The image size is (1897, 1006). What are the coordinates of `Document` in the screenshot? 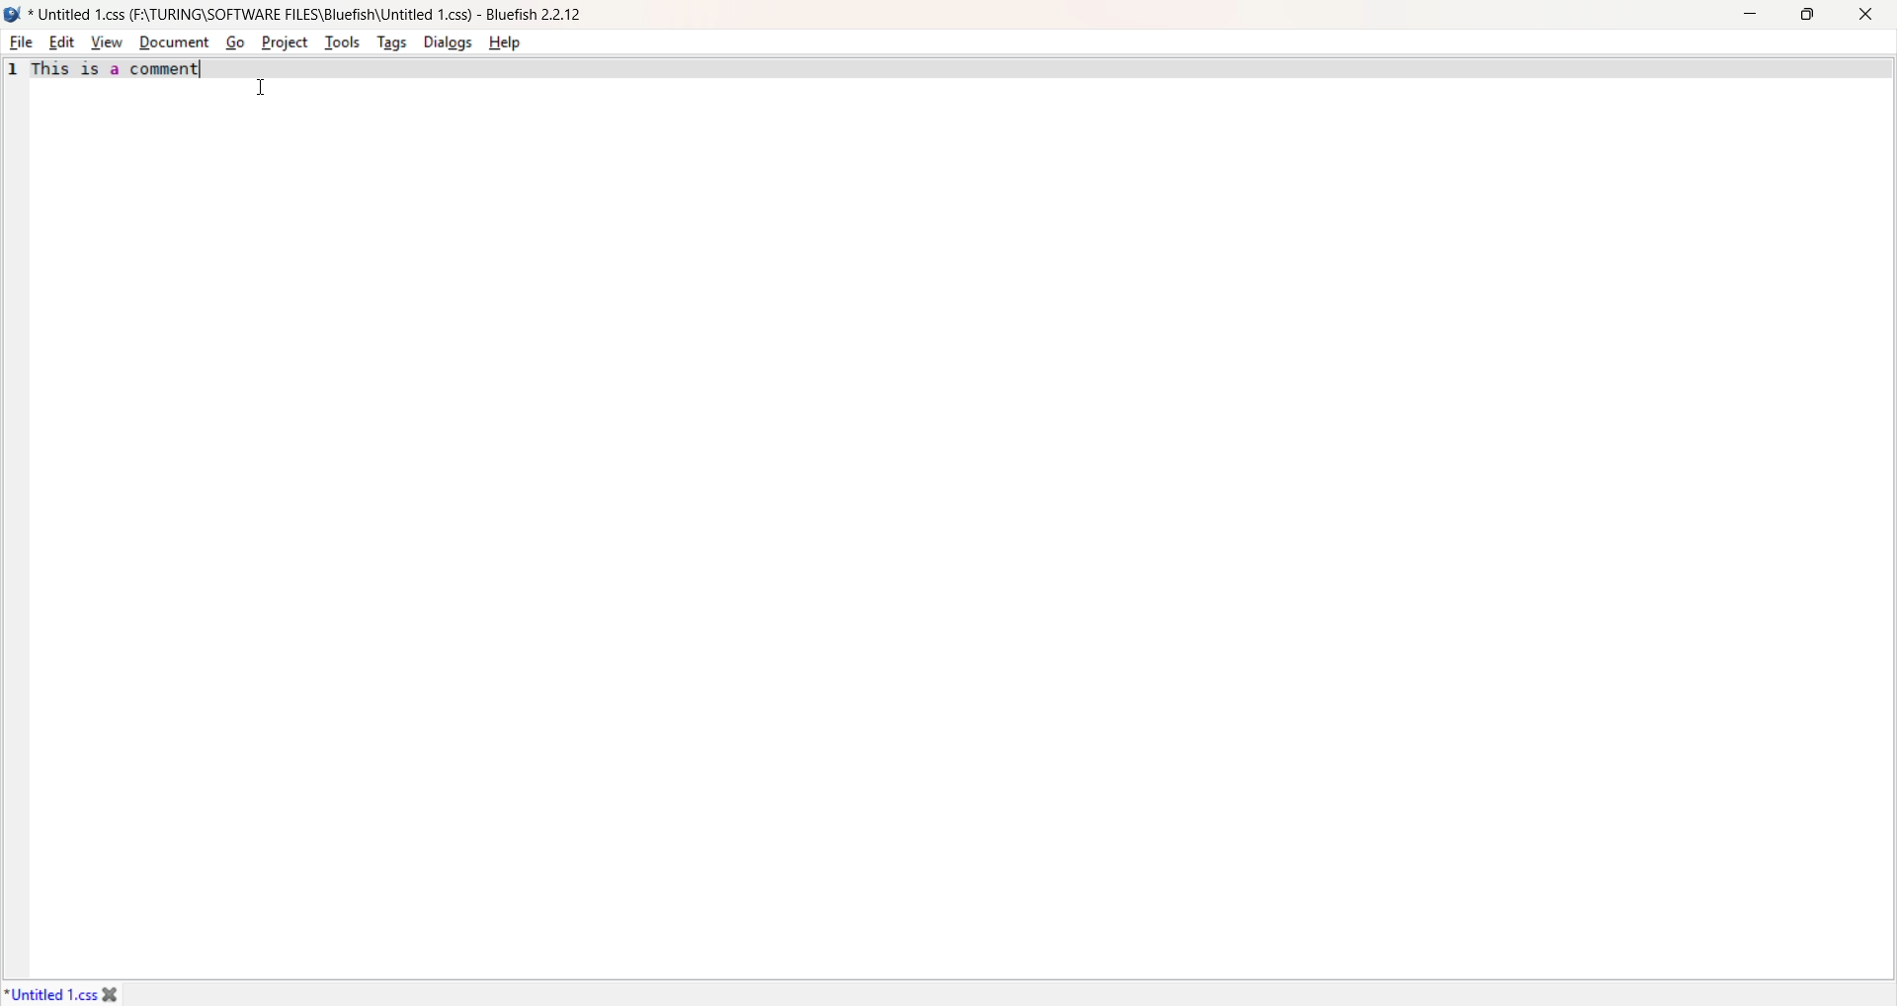 It's located at (172, 42).